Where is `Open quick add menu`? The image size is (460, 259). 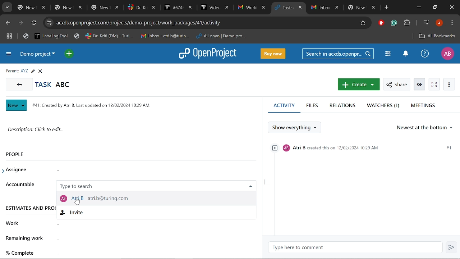 Open quick add menu is located at coordinates (68, 54).